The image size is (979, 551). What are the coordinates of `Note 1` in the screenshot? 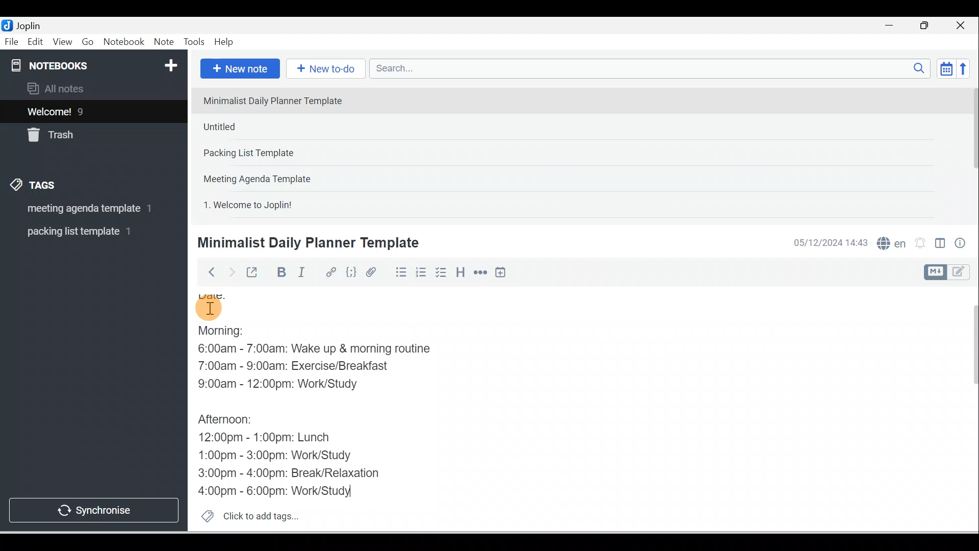 It's located at (280, 100).